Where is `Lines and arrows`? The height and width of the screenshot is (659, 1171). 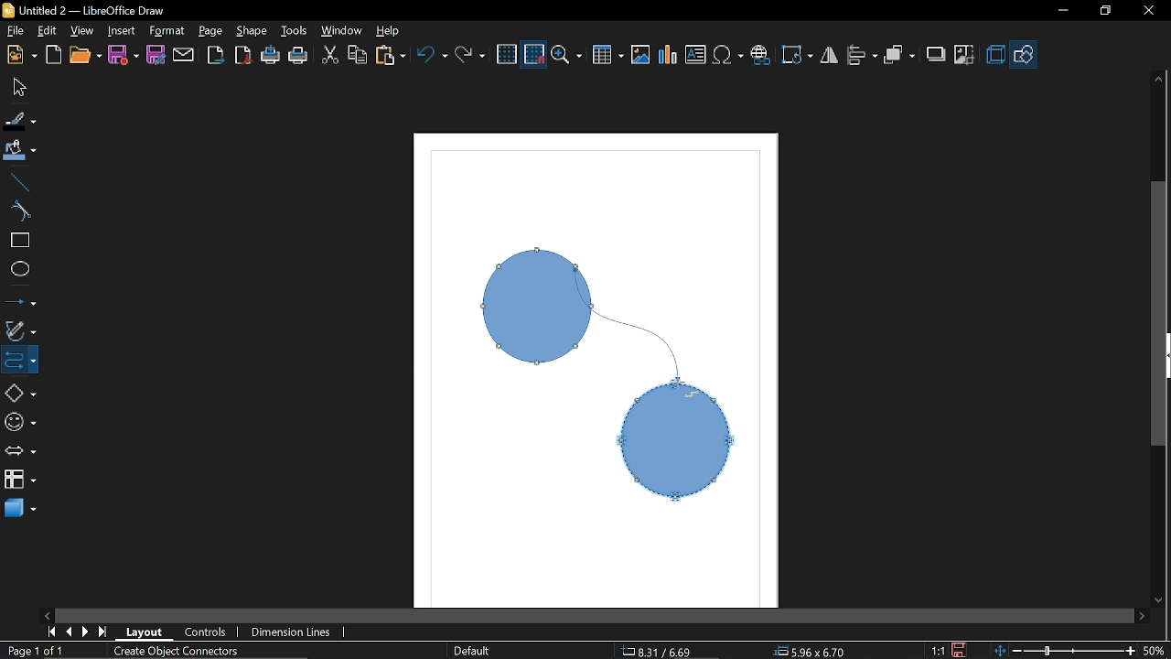
Lines and arrows is located at coordinates (20, 302).